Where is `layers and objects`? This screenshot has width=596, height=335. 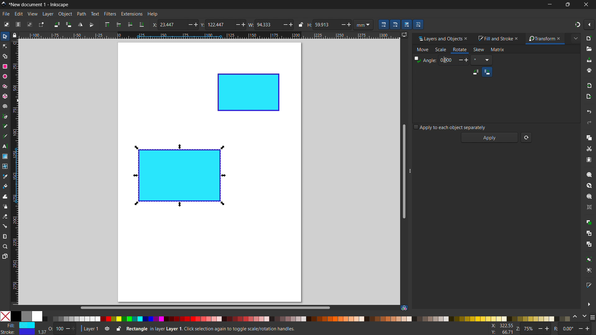 layers and objects is located at coordinates (438, 38).